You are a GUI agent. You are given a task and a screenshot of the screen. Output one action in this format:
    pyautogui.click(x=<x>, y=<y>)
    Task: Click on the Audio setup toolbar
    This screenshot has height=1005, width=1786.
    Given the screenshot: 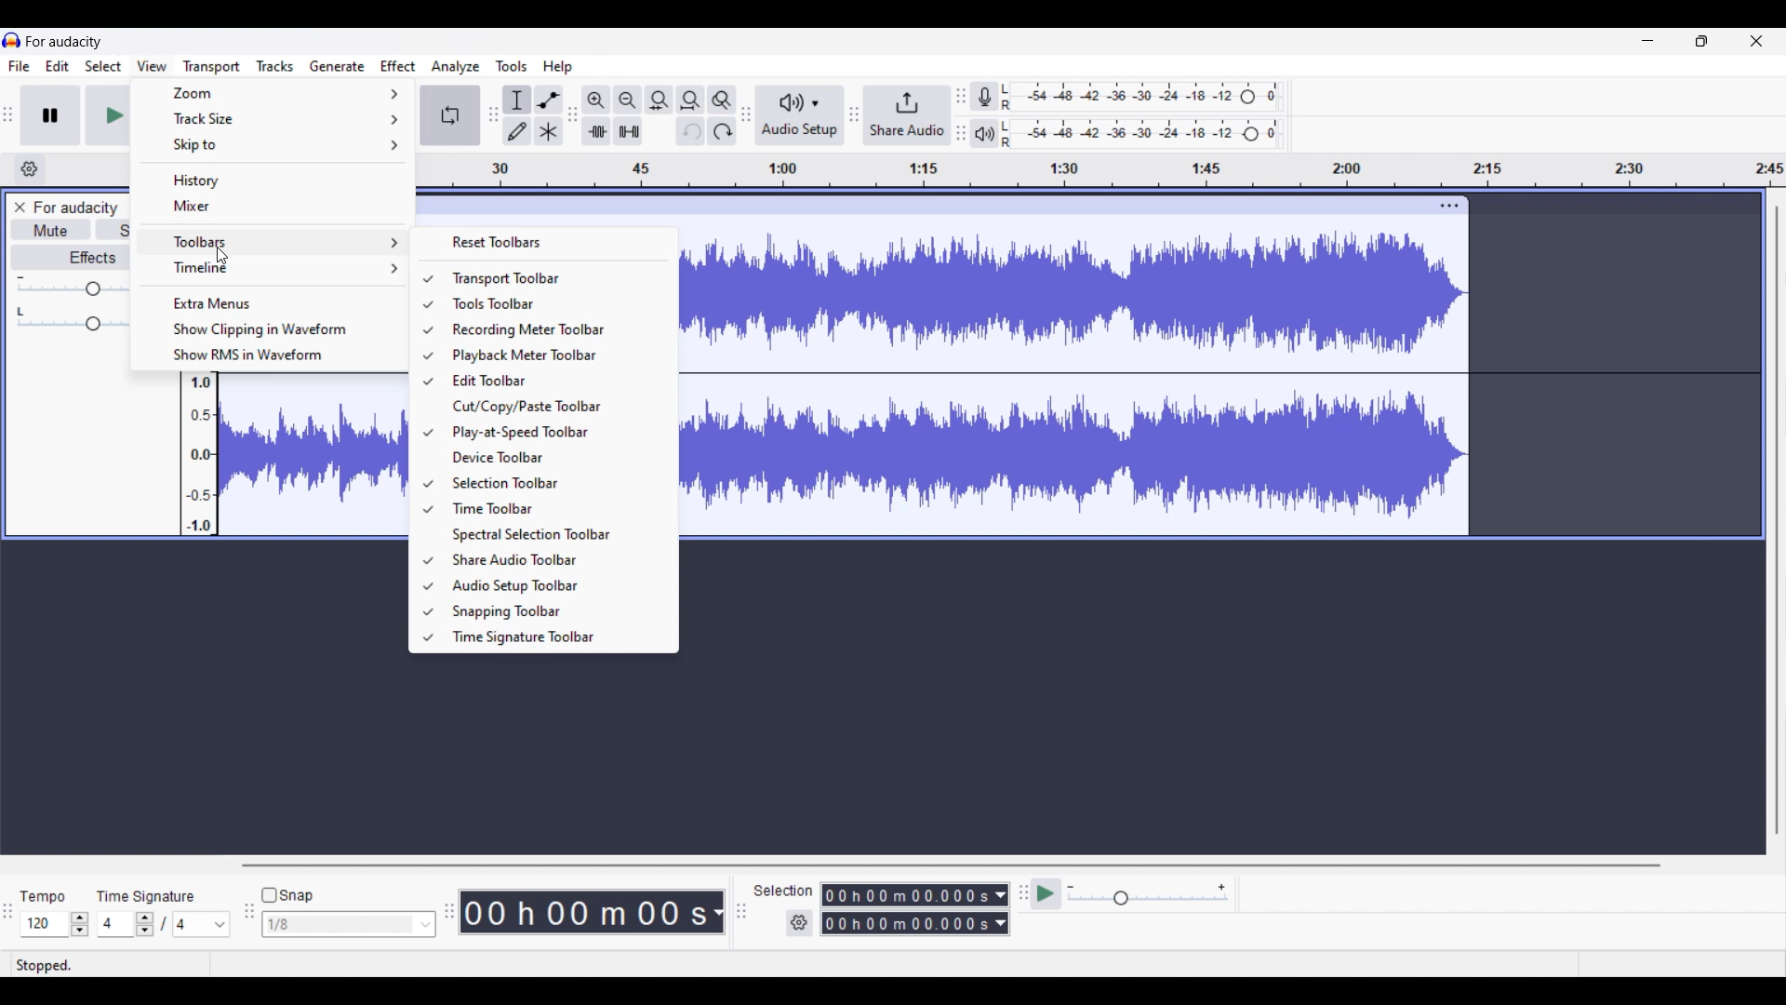 What is the action you would take?
    pyautogui.click(x=554, y=585)
    